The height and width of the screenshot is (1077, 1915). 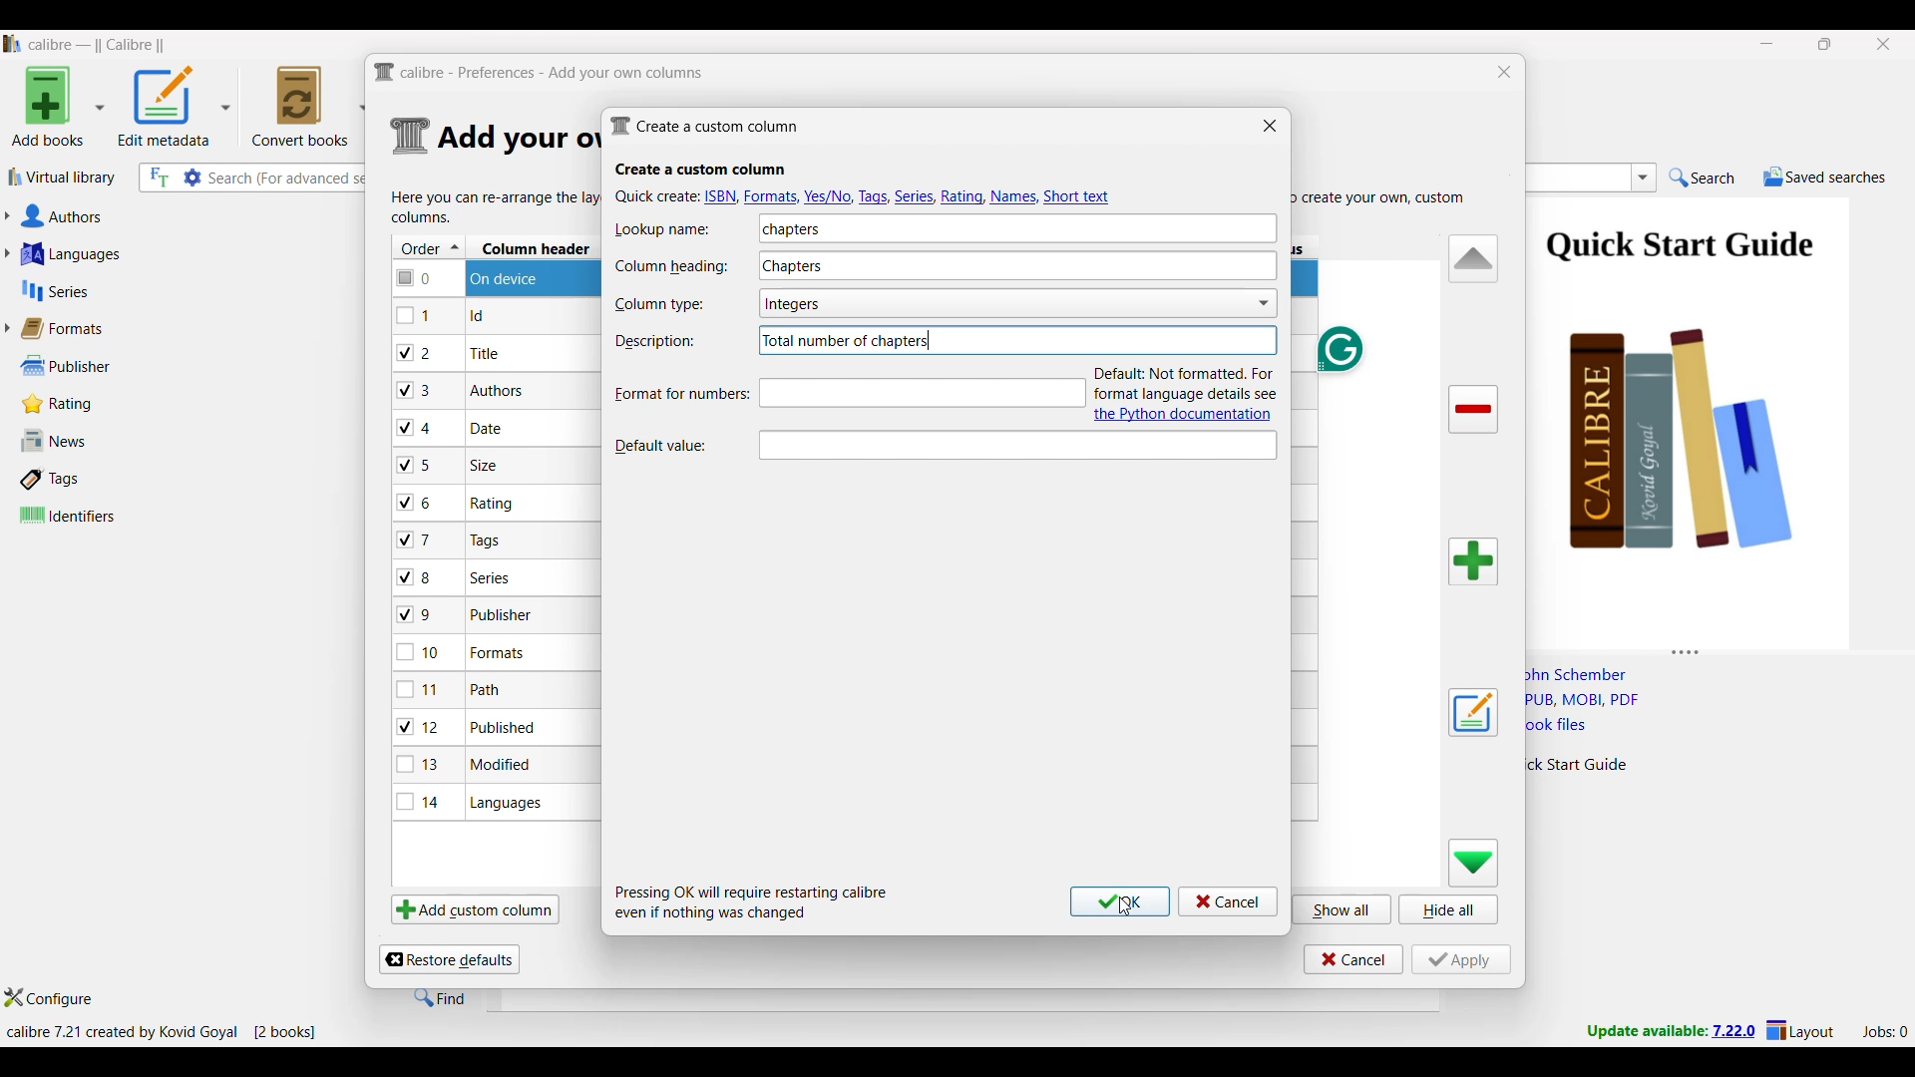 What do you see at coordinates (925, 394) in the screenshot?
I see `Typing in description, text box highlighted` at bounding box center [925, 394].